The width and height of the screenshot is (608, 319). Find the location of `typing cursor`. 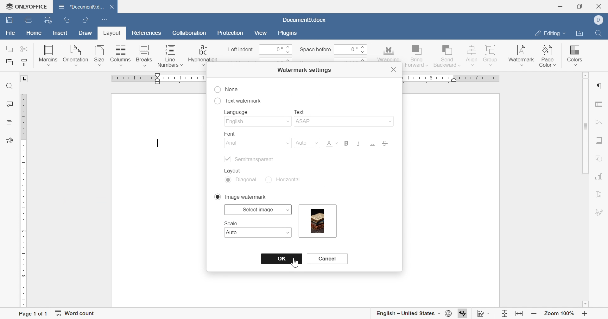

typing cursor is located at coordinates (157, 143).